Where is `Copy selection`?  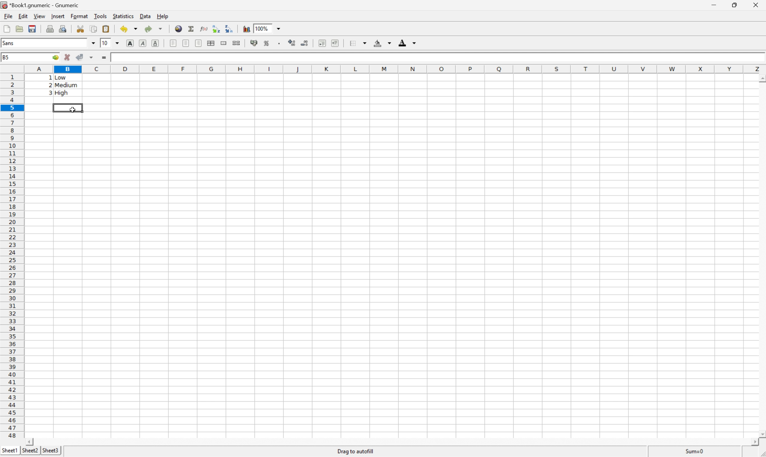
Copy selection is located at coordinates (94, 29).